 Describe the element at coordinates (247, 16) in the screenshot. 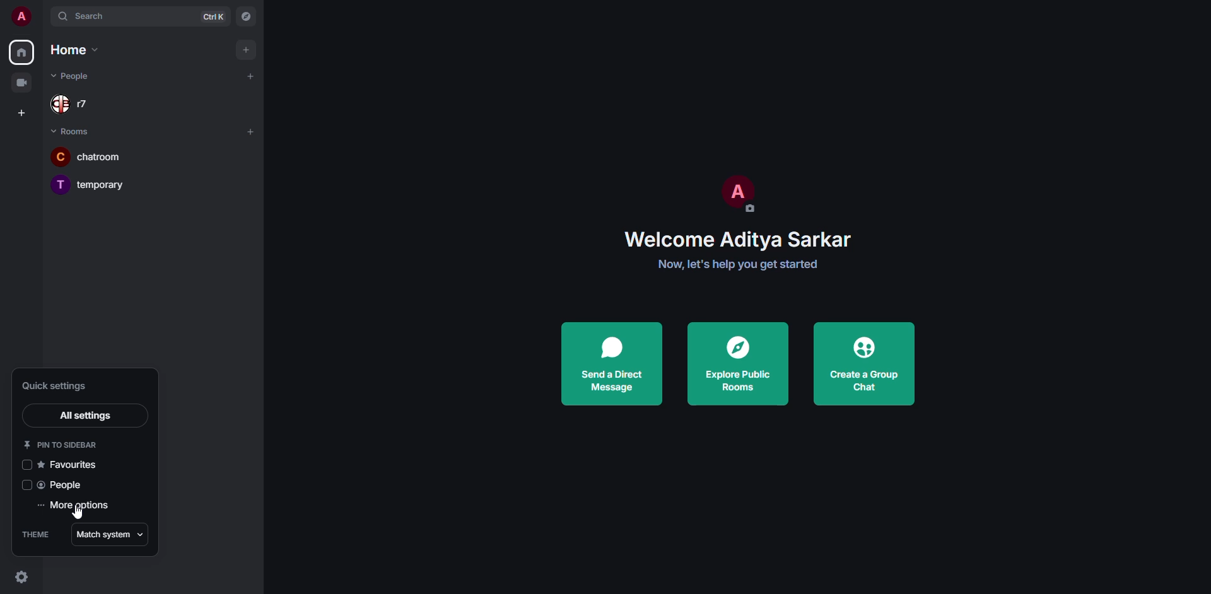

I see `navigator` at that location.